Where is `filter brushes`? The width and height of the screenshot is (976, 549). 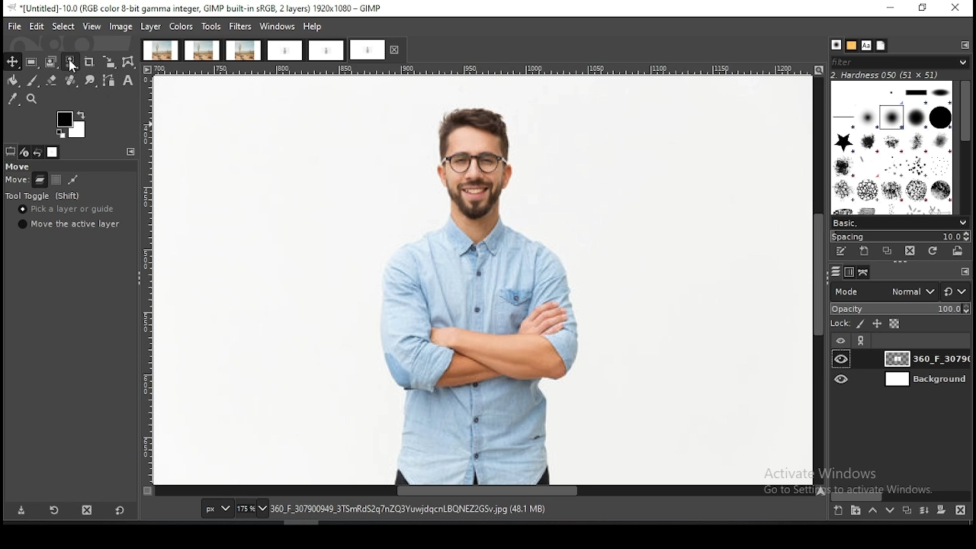
filter brushes is located at coordinates (900, 63).